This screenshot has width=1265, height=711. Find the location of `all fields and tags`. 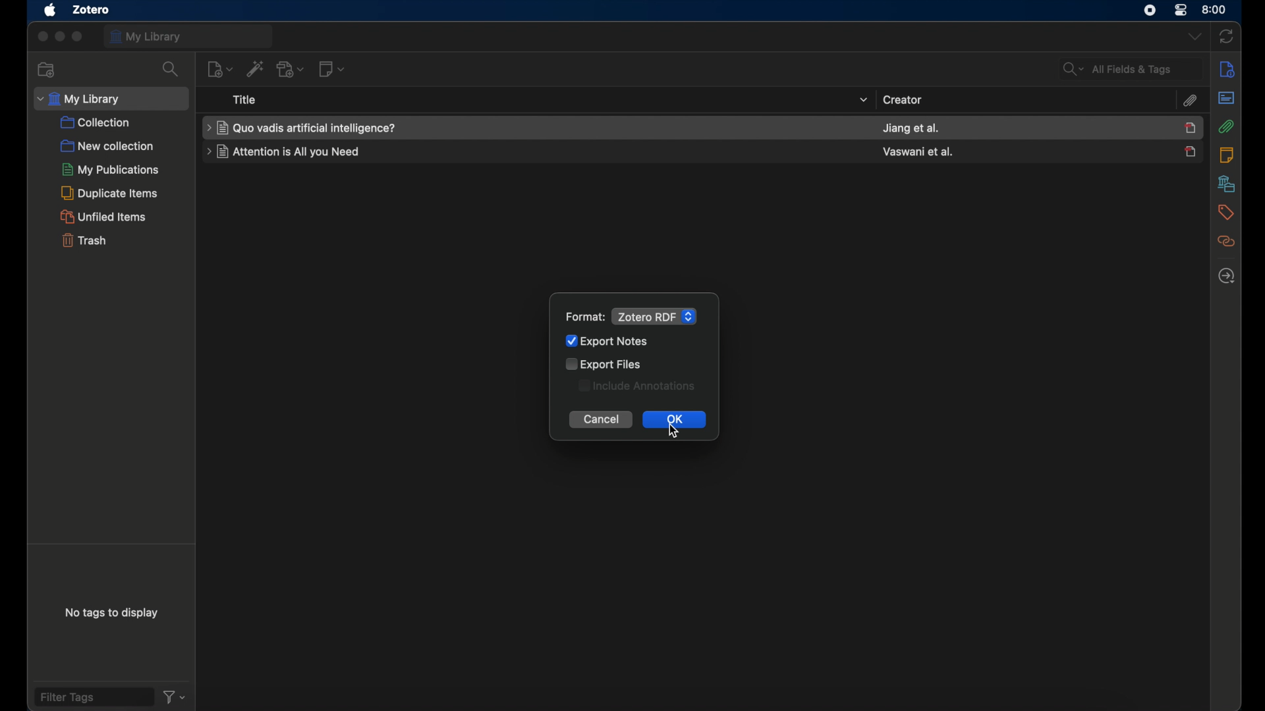

all fields and tags is located at coordinates (1130, 68).